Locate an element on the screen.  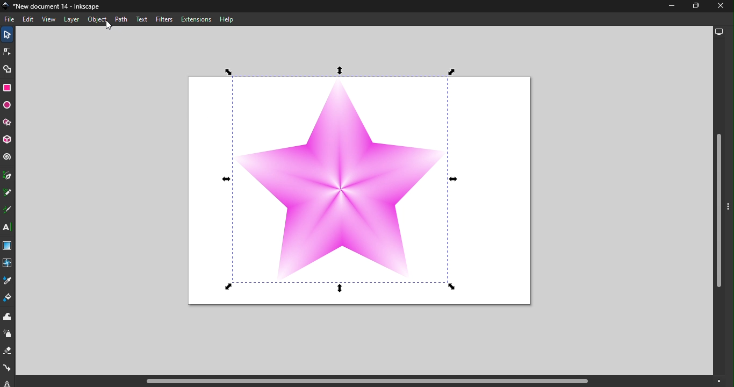
Paint bucket tool is located at coordinates (10, 296).